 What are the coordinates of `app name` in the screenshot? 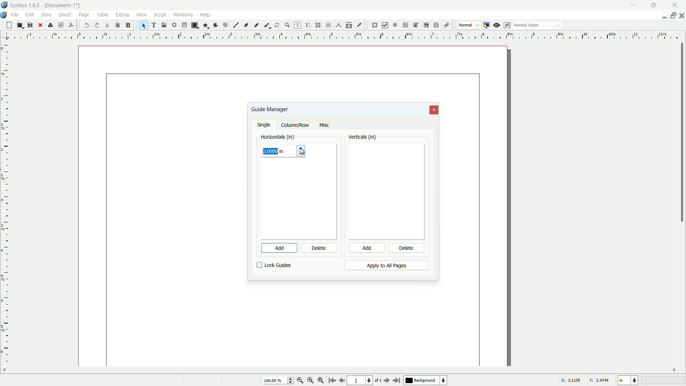 It's located at (25, 6).